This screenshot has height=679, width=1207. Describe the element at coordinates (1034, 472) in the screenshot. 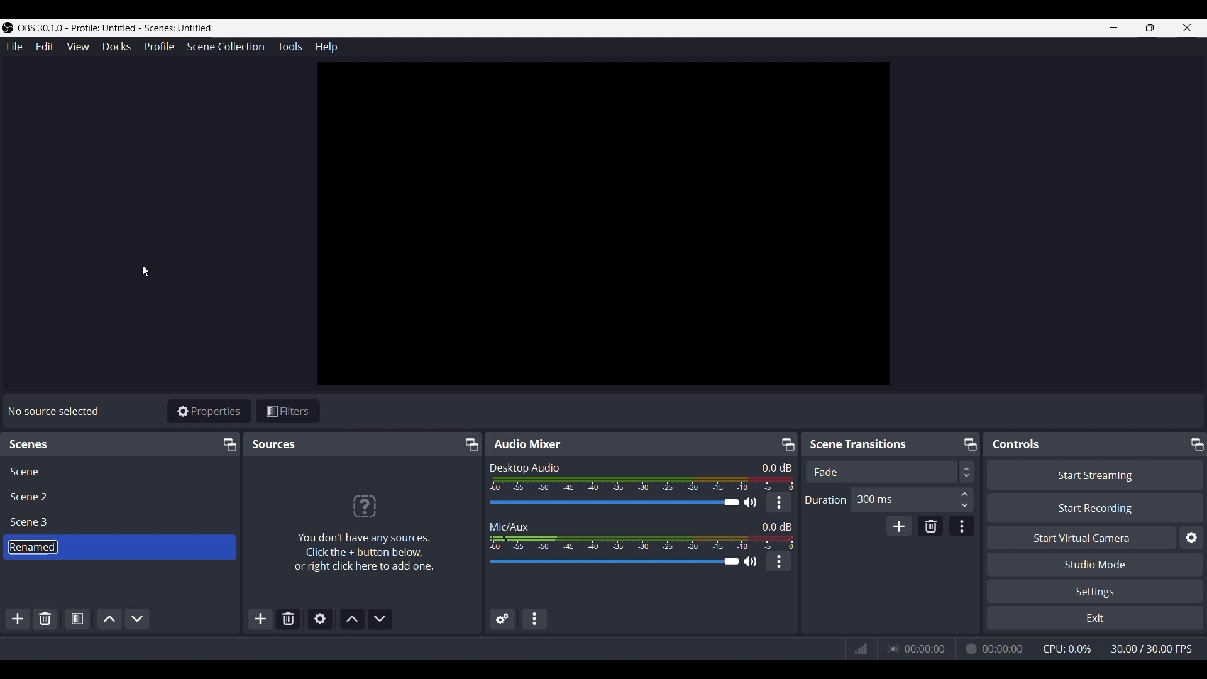

I see `Transition Type Dropdown` at that location.